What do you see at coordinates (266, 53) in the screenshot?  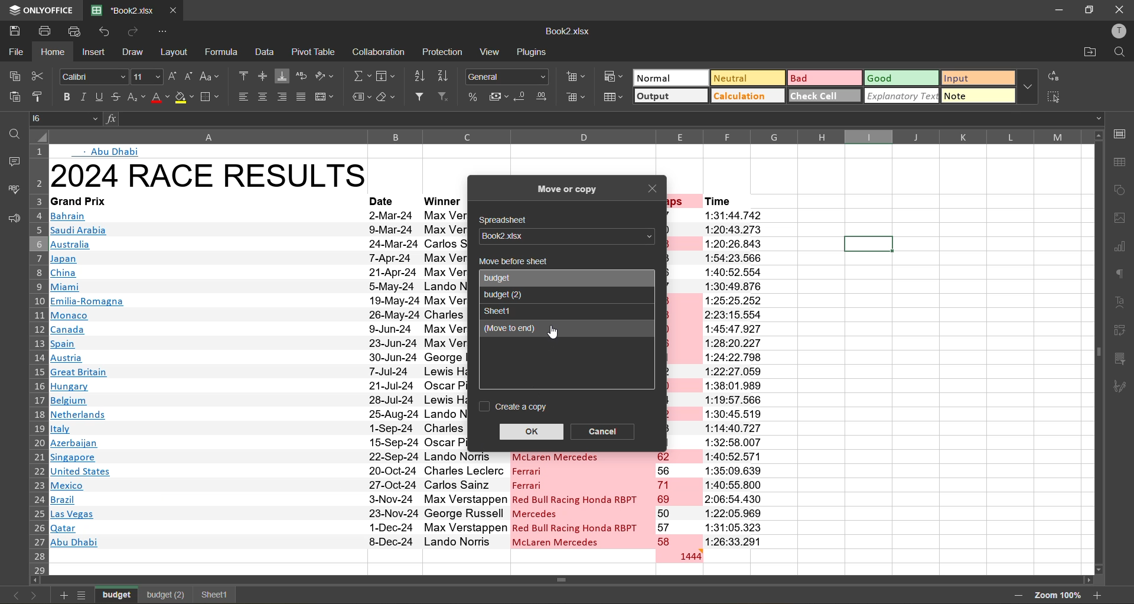 I see `data` at bounding box center [266, 53].